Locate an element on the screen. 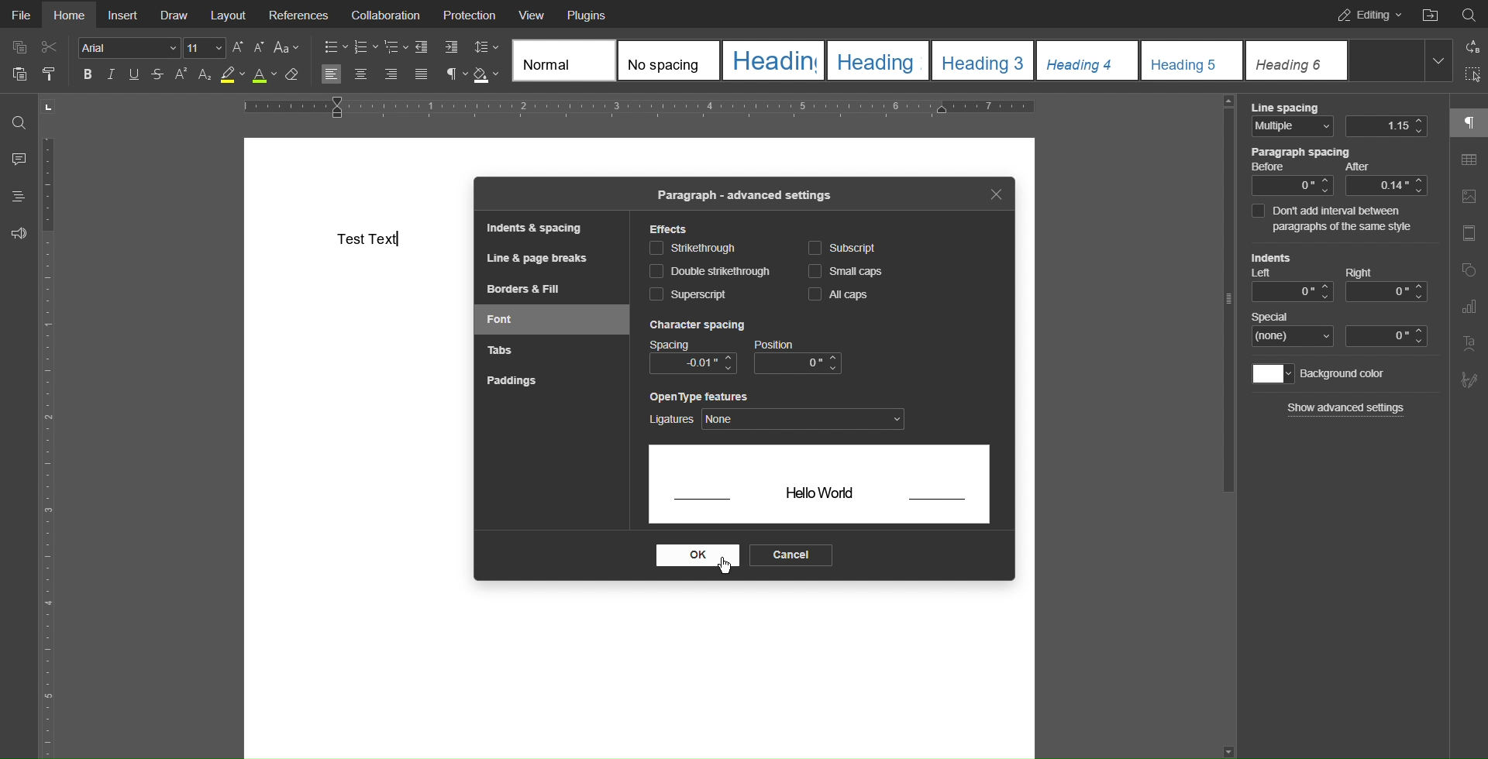  Justify Alignment is located at coordinates (420, 75).